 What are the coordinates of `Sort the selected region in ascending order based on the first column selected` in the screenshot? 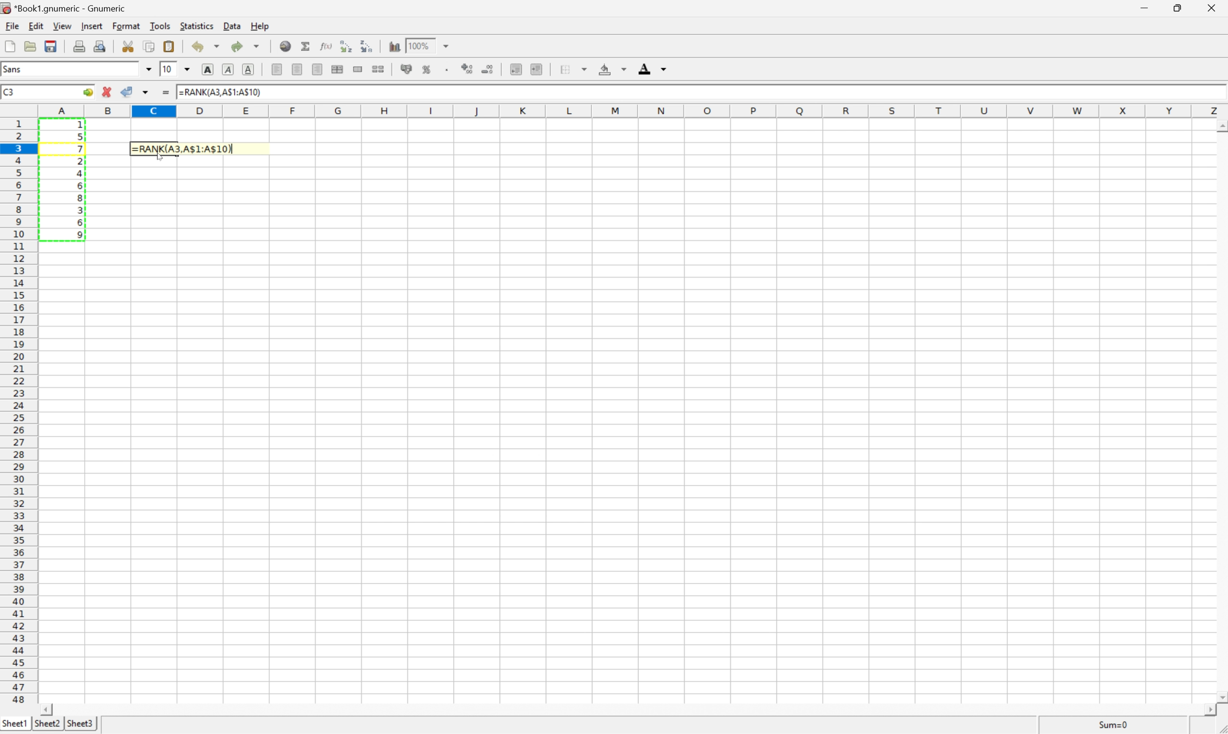 It's located at (346, 46).